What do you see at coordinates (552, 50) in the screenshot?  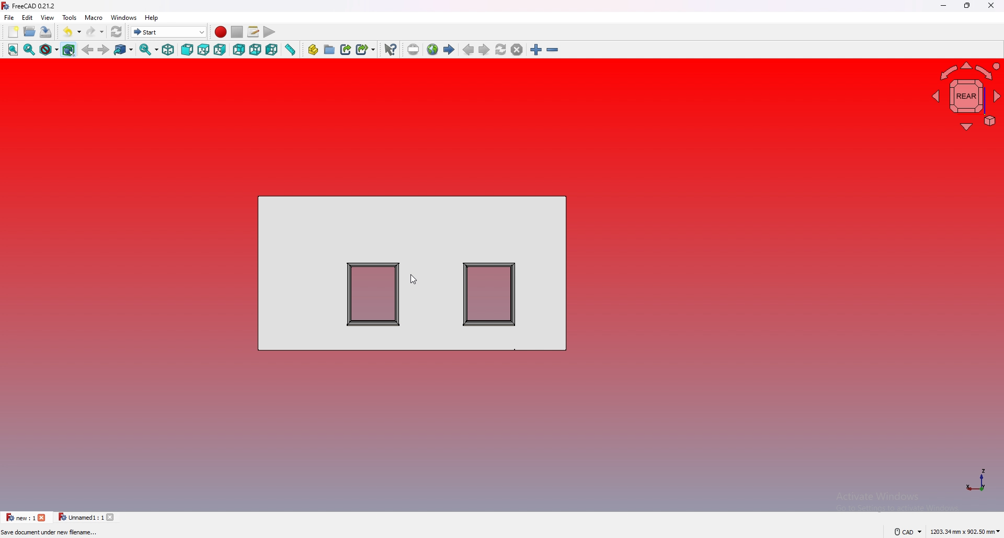 I see `zoom out` at bounding box center [552, 50].